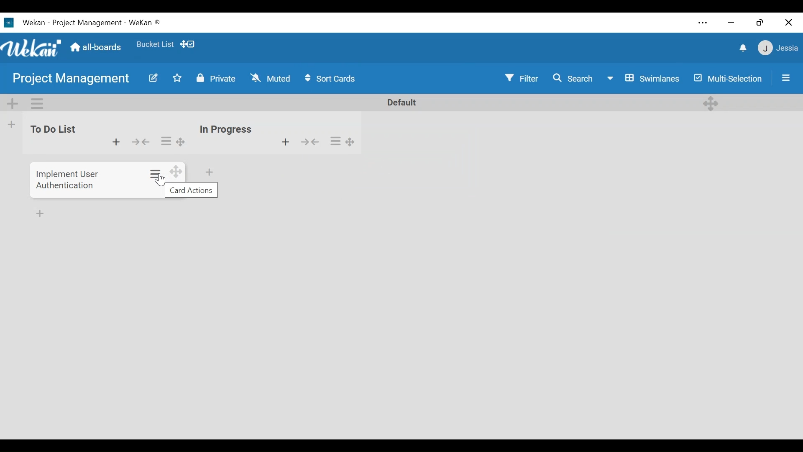  I want to click on add, so click(115, 143).